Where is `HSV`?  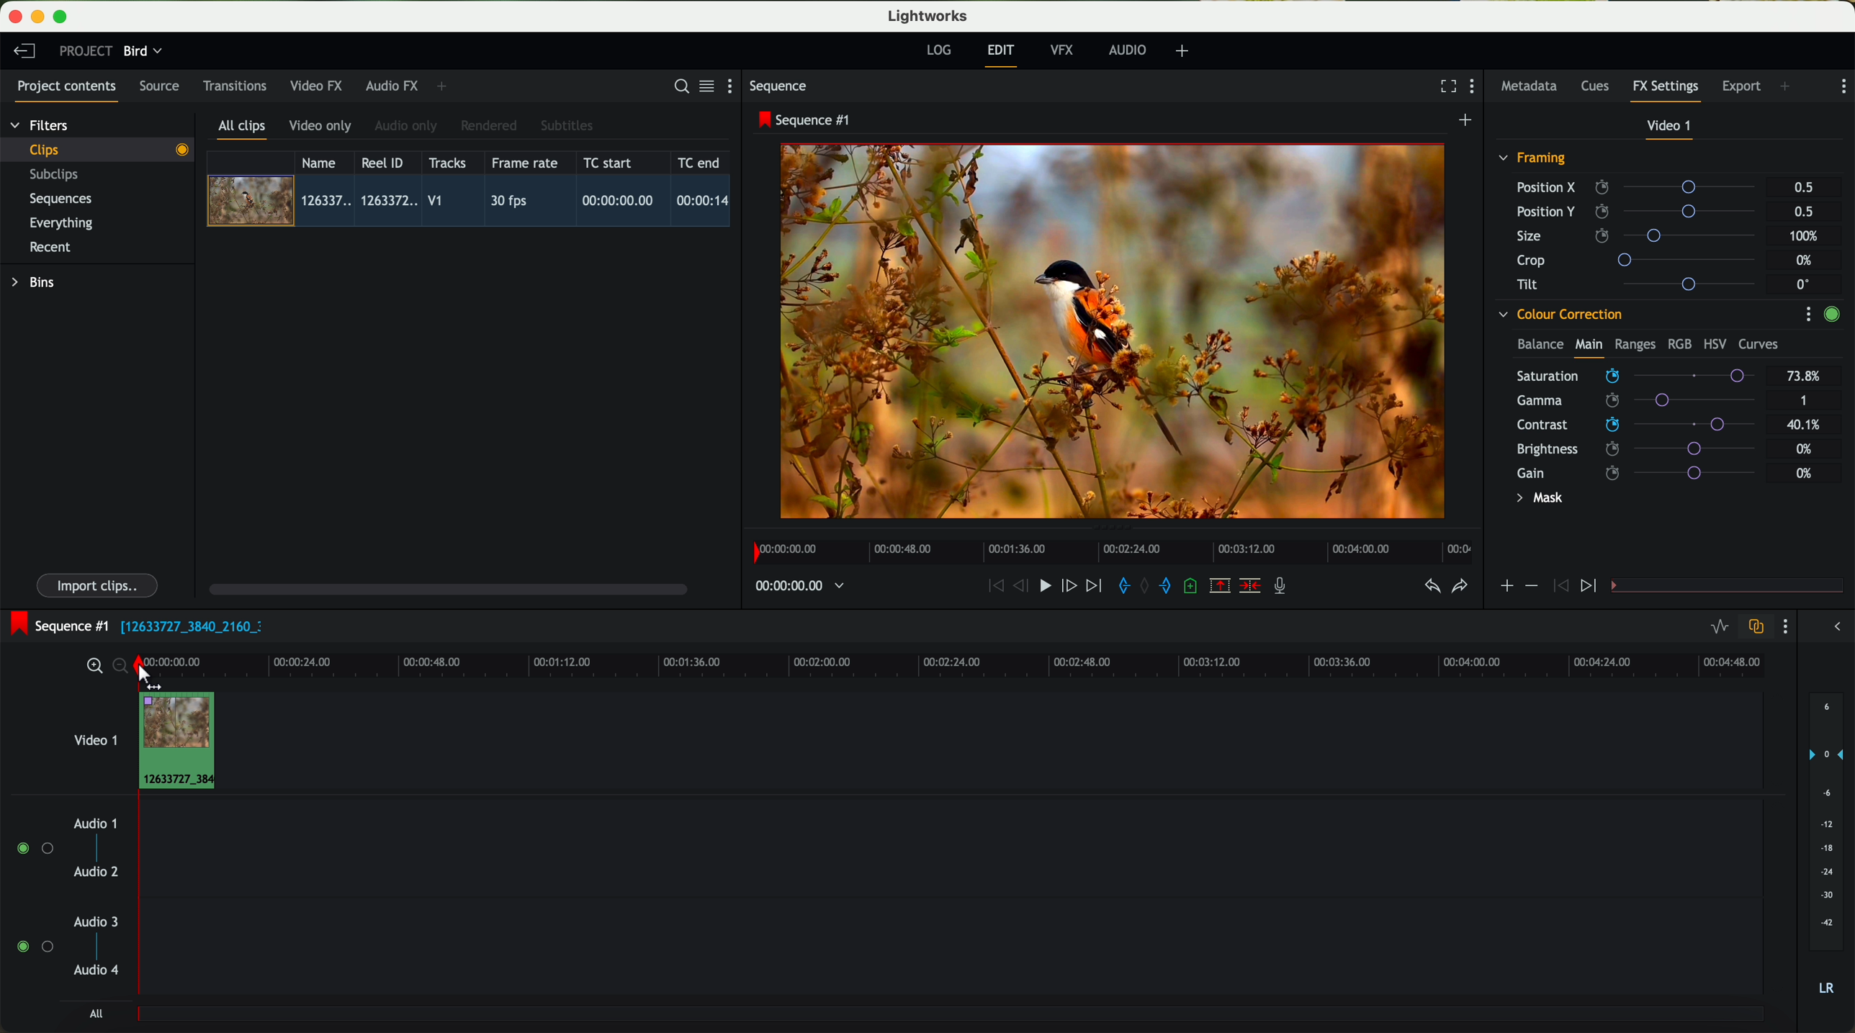
HSV is located at coordinates (1714, 343).